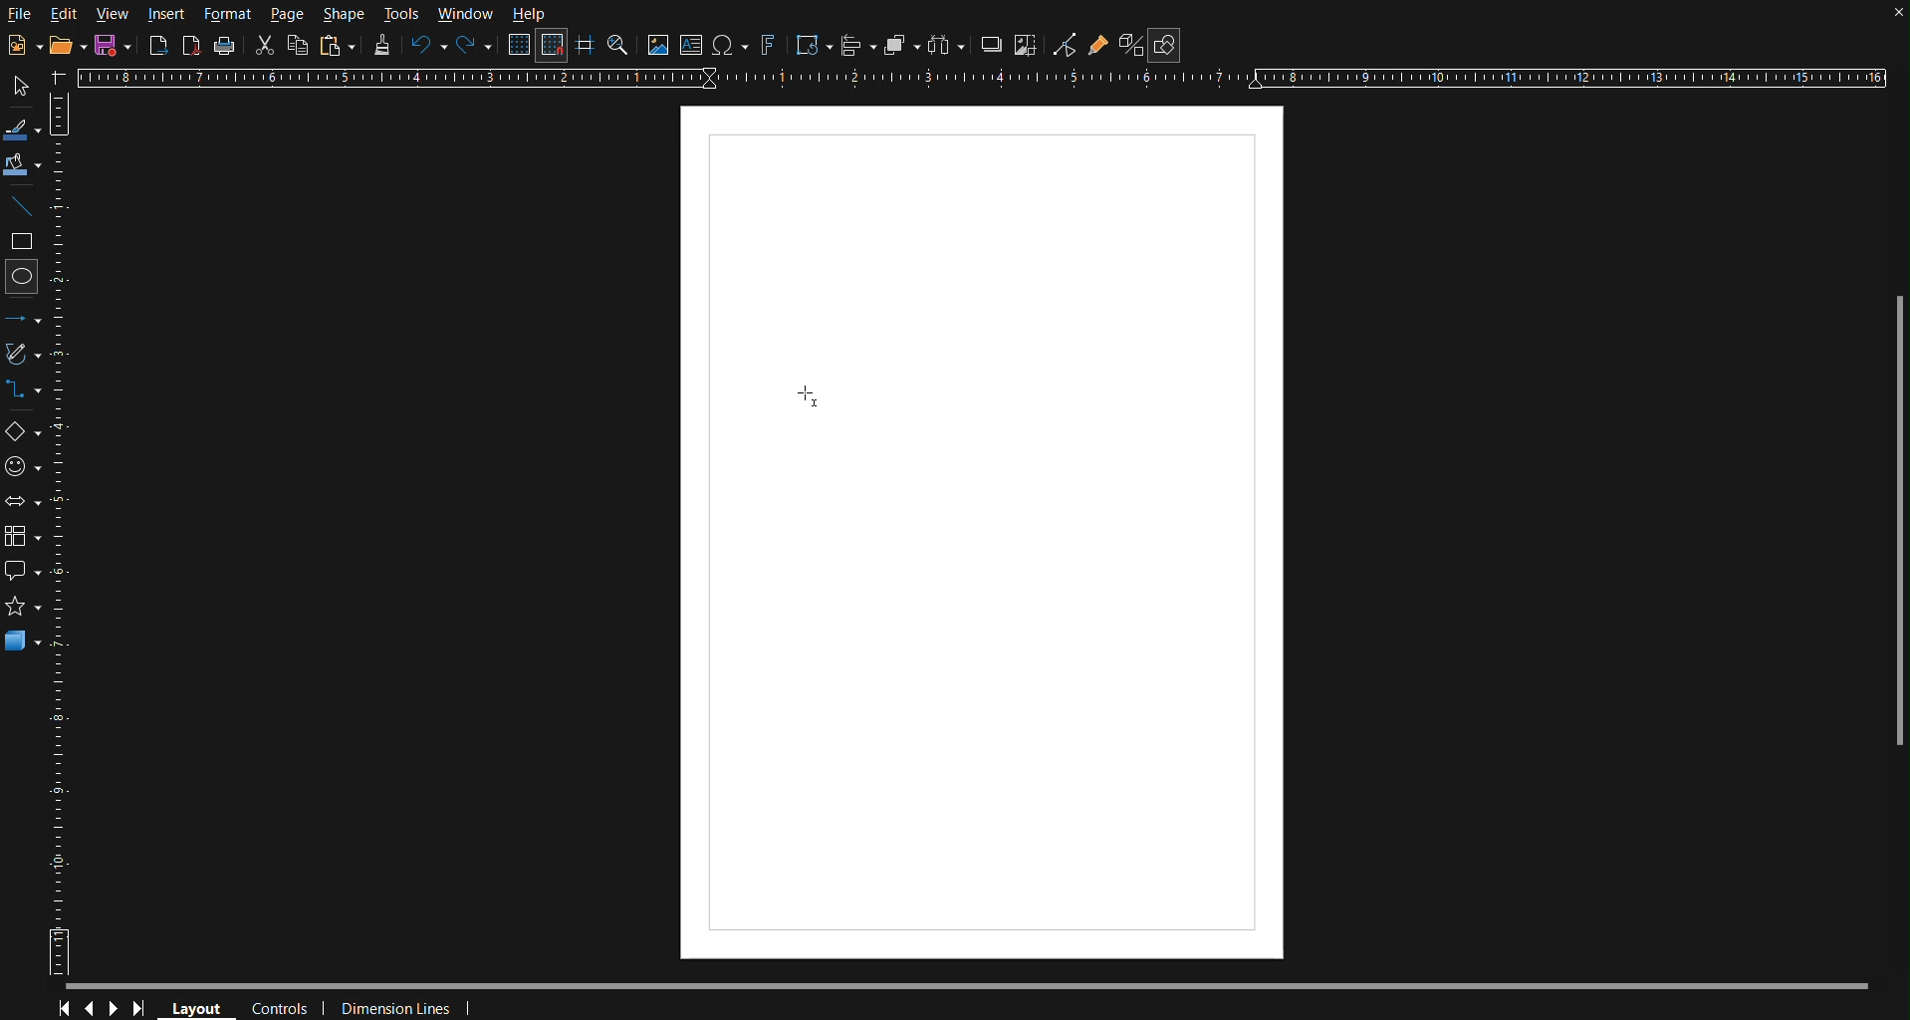 This screenshot has width=1910, height=1020. What do you see at coordinates (813, 46) in the screenshot?
I see `Transformation` at bounding box center [813, 46].